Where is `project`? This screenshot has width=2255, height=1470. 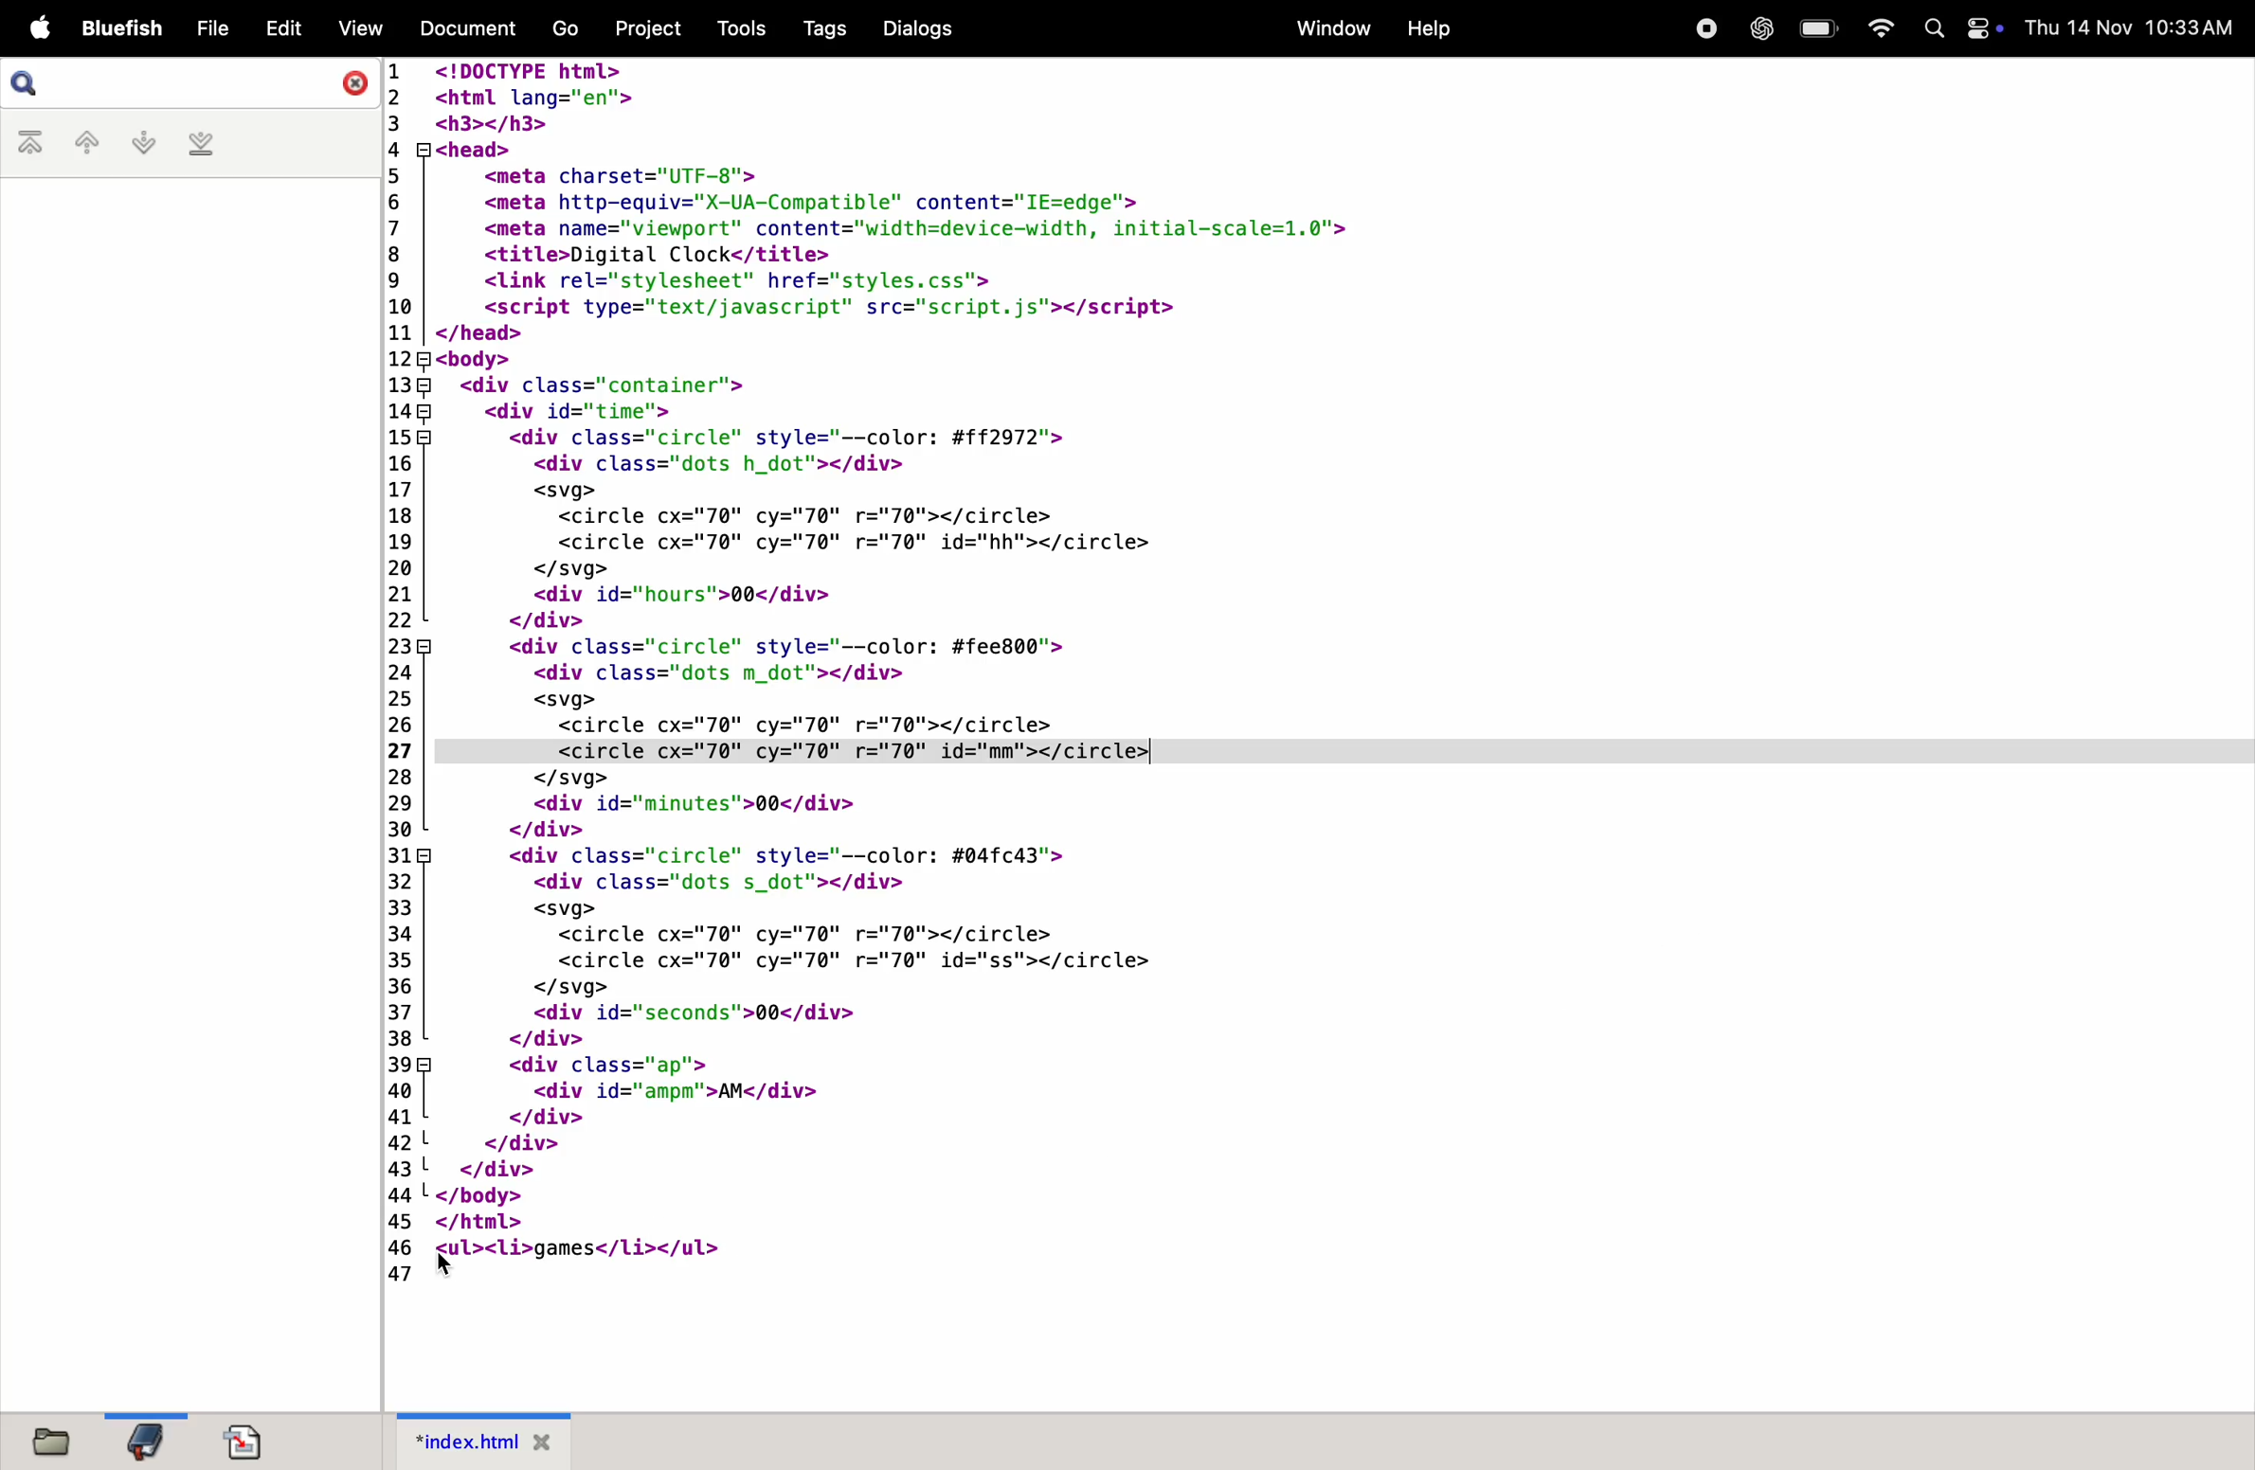
project is located at coordinates (646, 30).